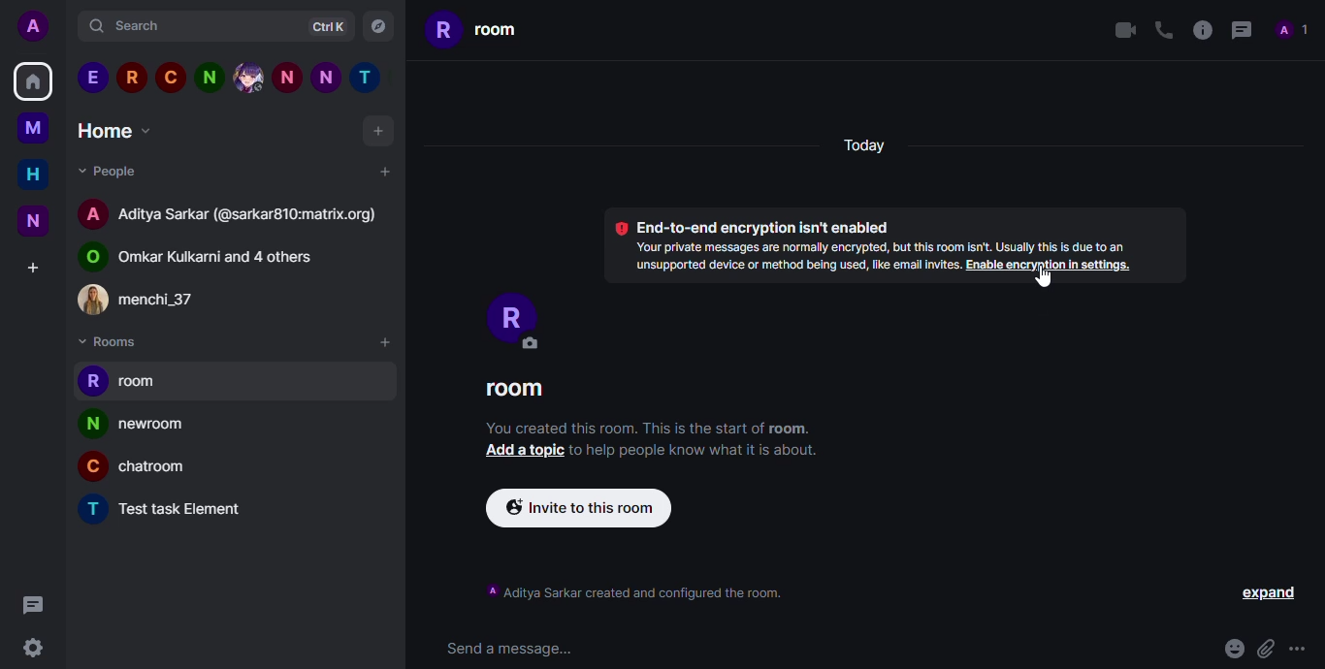  I want to click on invite button, so click(578, 507).